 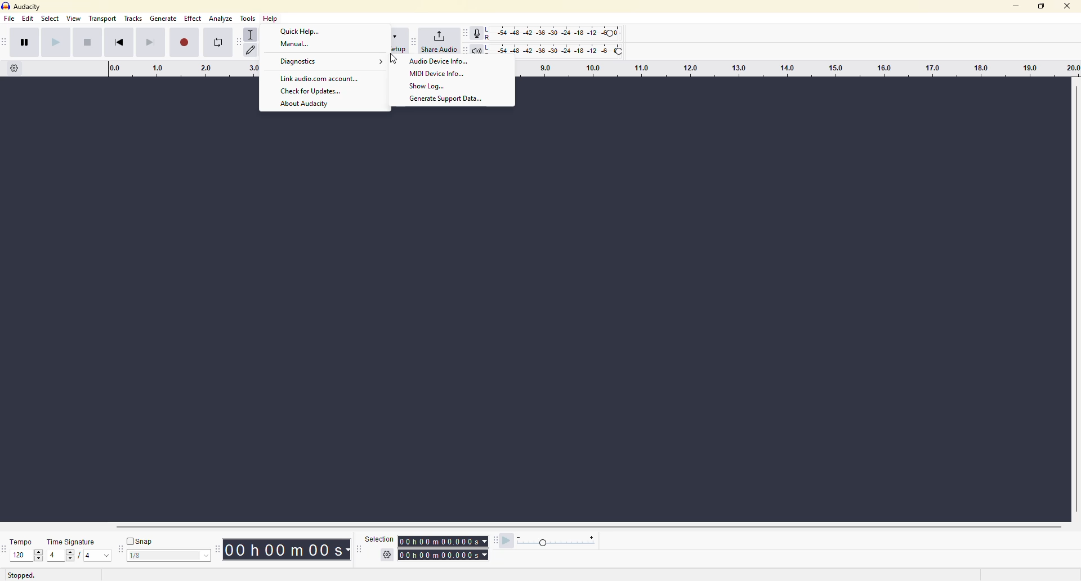 I want to click on playback level, so click(x=560, y=49).